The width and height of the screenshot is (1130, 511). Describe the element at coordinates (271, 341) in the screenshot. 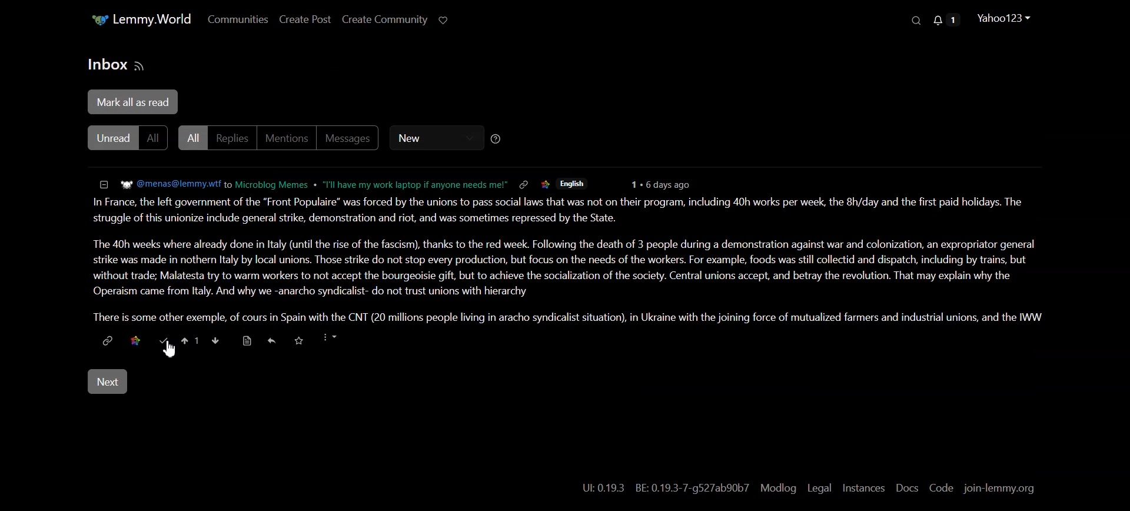

I see `Reply` at that location.